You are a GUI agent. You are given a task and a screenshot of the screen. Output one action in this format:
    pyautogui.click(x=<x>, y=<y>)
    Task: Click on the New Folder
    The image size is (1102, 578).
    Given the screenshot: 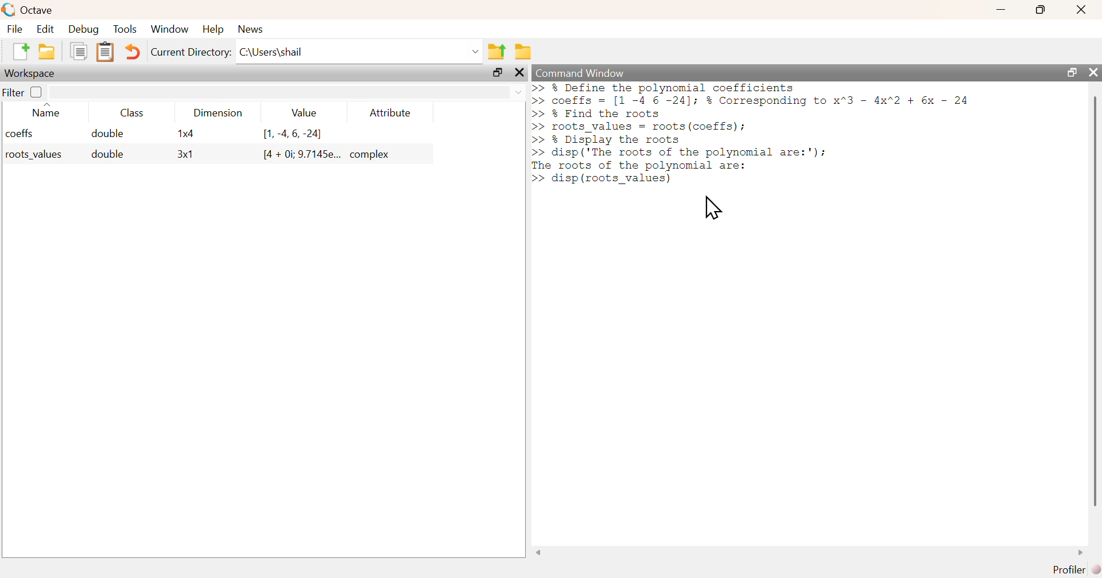 What is the action you would take?
    pyautogui.click(x=46, y=52)
    